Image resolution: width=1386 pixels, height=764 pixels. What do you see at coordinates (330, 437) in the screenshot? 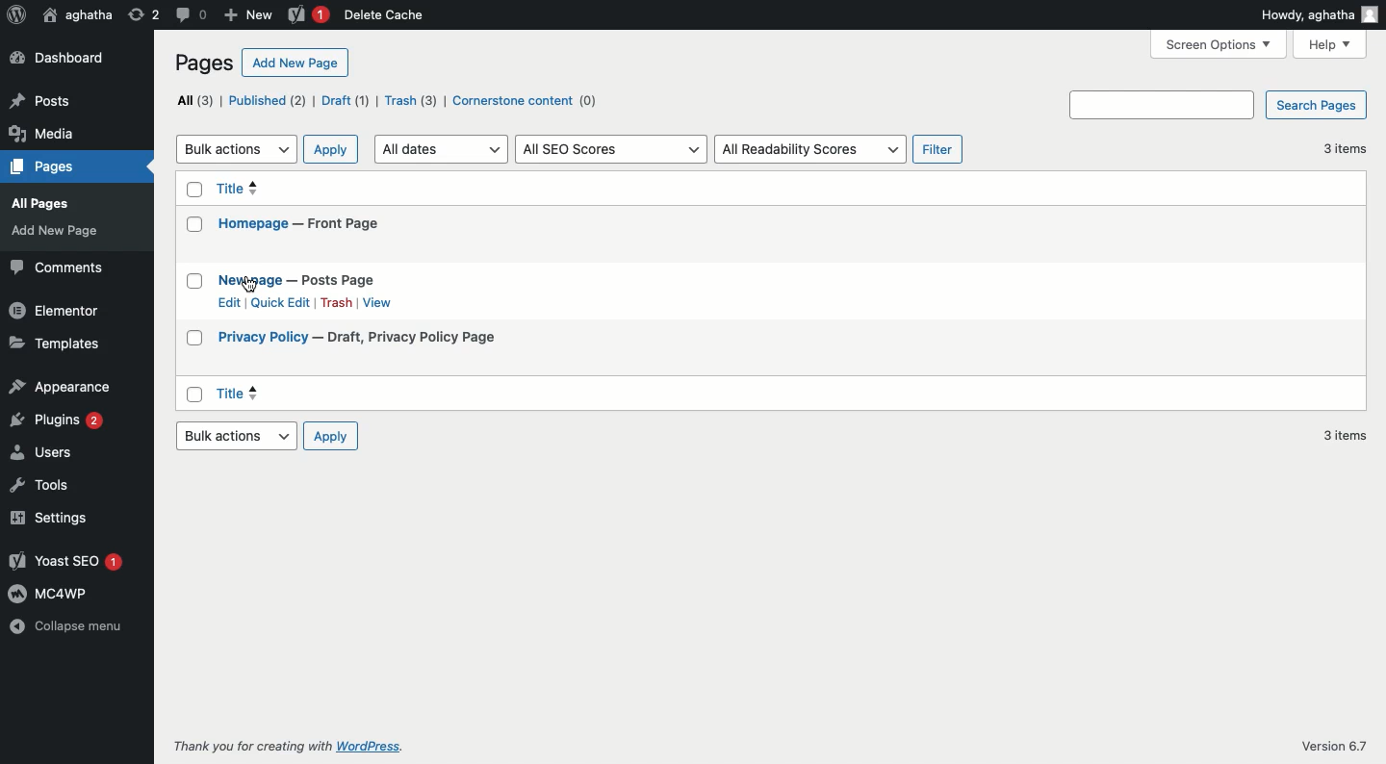
I see `Apply` at bounding box center [330, 437].